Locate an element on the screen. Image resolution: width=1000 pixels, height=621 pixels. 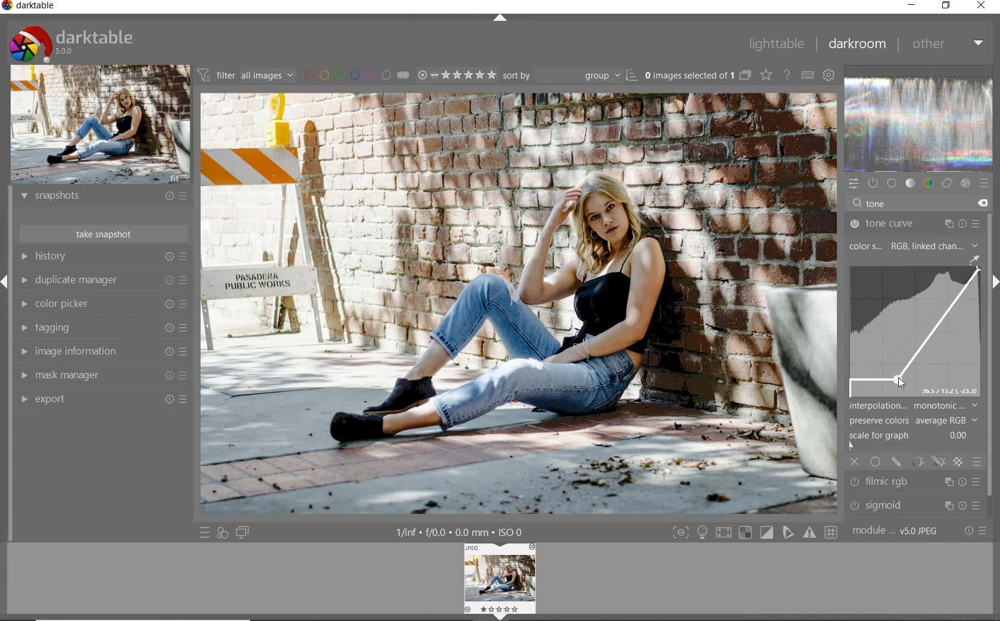
reset or presets & preferences is located at coordinates (973, 531).